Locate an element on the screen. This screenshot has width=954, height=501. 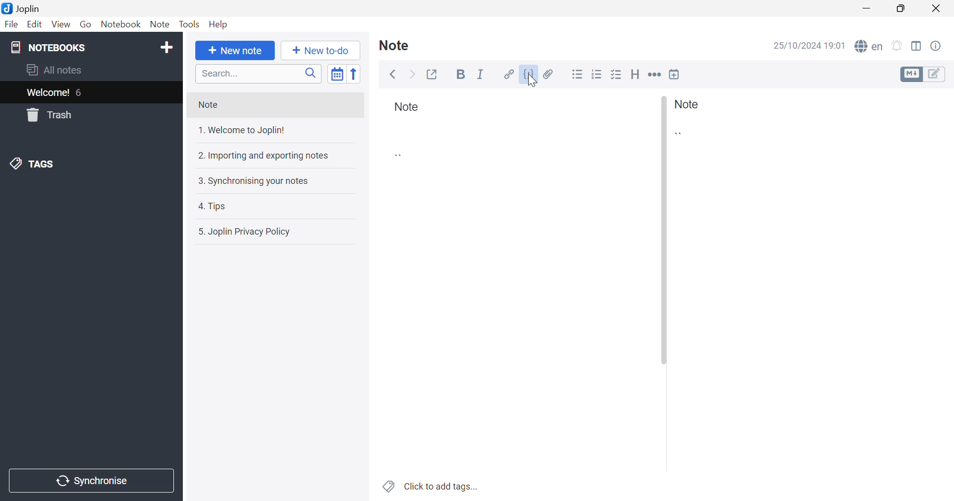
Note is located at coordinates (208, 107).